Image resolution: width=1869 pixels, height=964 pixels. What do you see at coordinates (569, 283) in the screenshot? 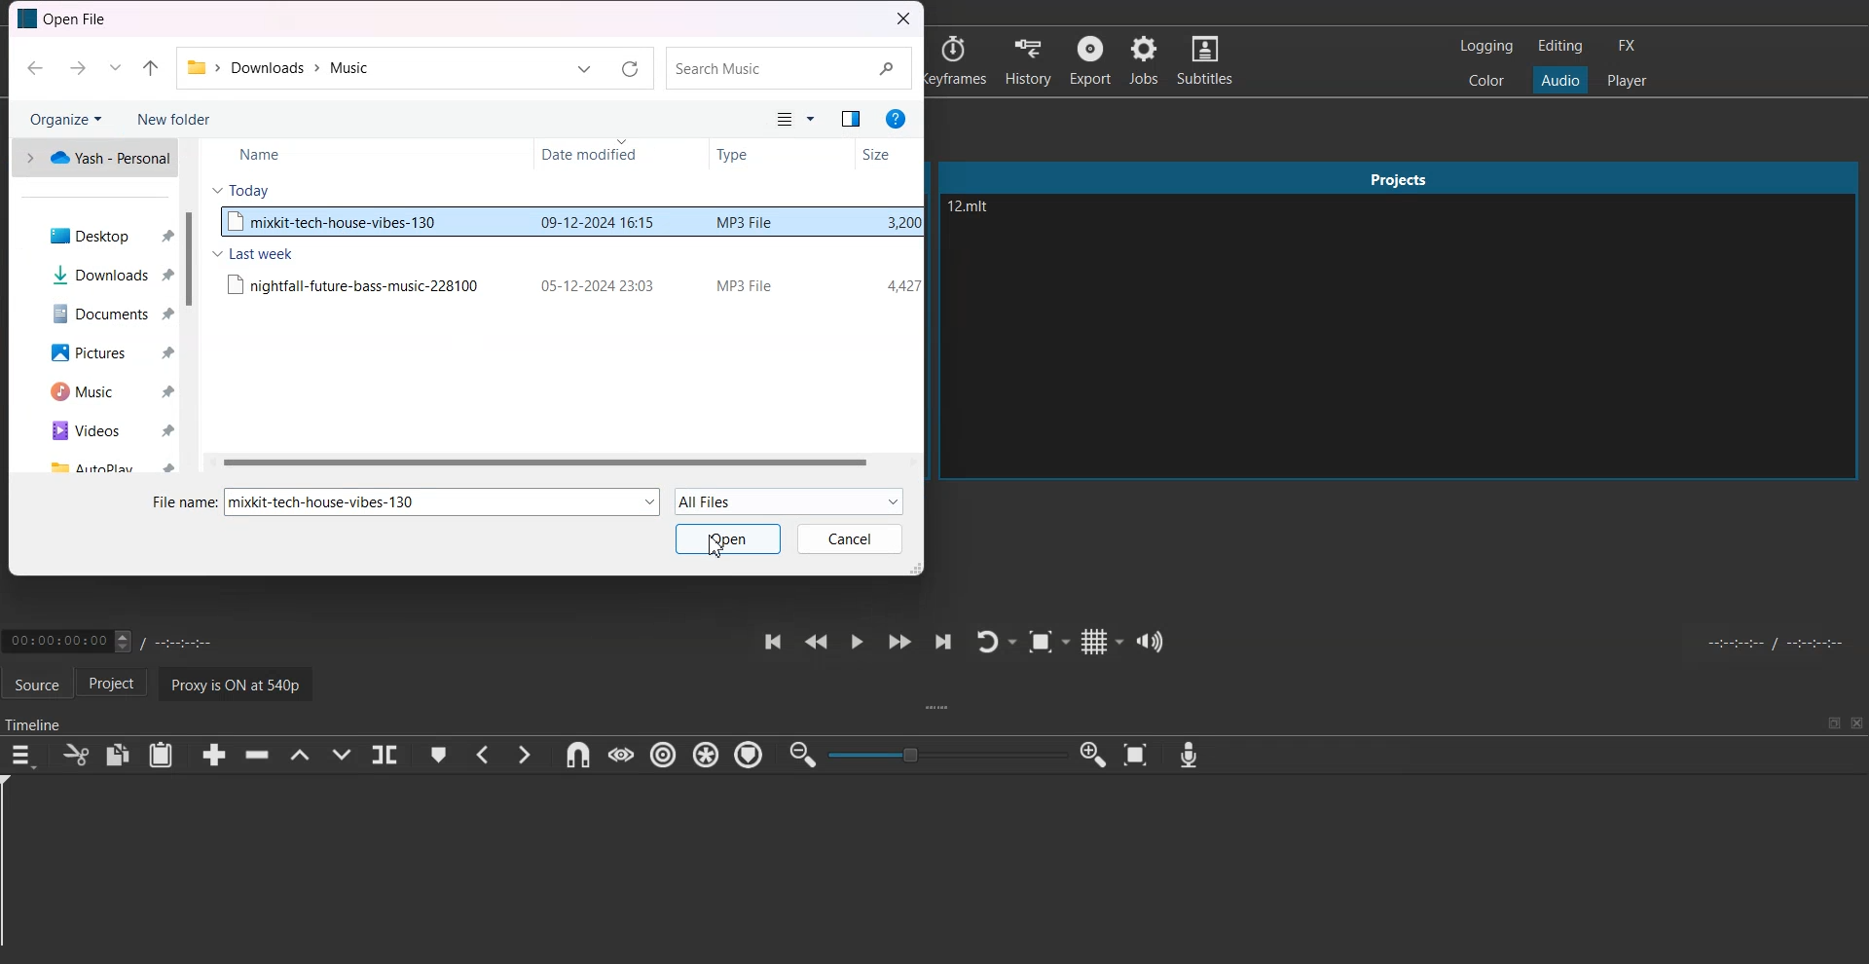
I see `File` at bounding box center [569, 283].